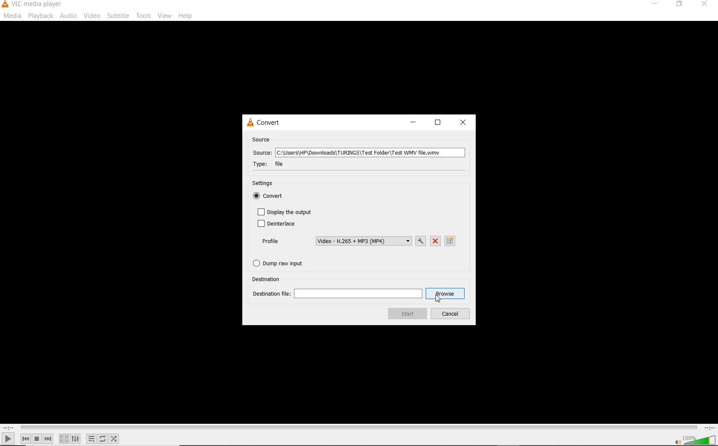  Describe the element at coordinates (357, 153) in the screenshot. I see `SOURCE: test WMV file.wmv` at that location.